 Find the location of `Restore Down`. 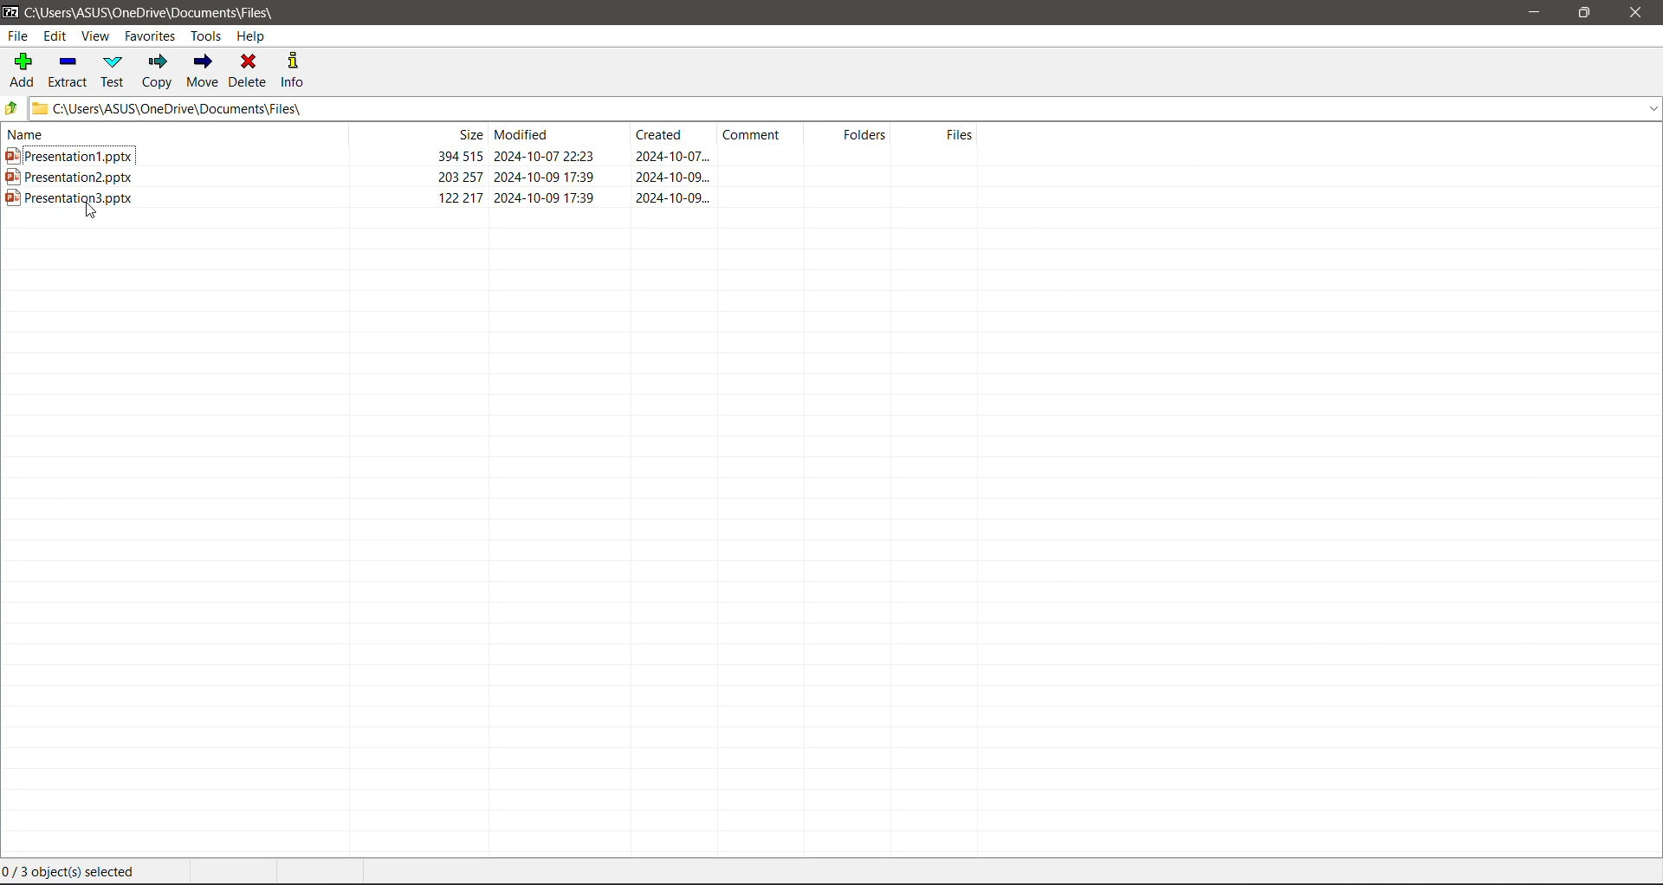

Restore Down is located at coordinates (1585, 11).